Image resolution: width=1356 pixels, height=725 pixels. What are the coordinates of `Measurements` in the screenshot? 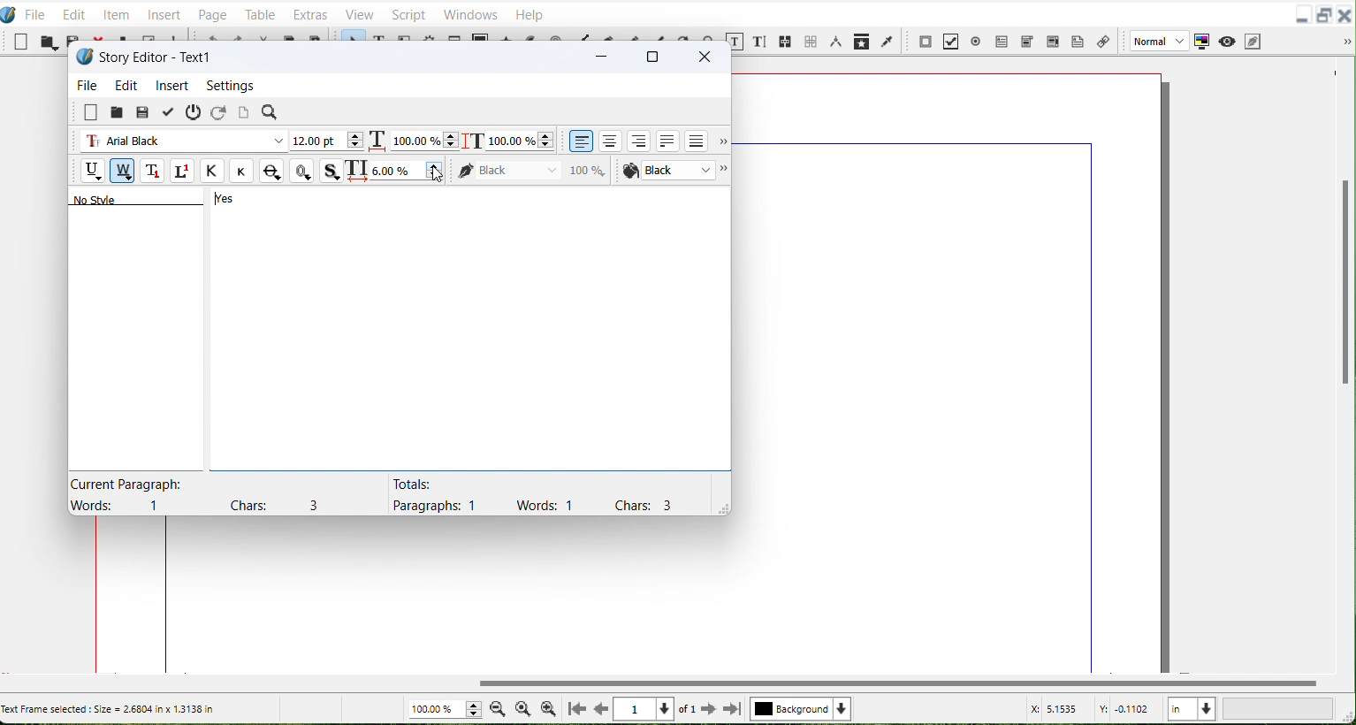 It's located at (837, 42).